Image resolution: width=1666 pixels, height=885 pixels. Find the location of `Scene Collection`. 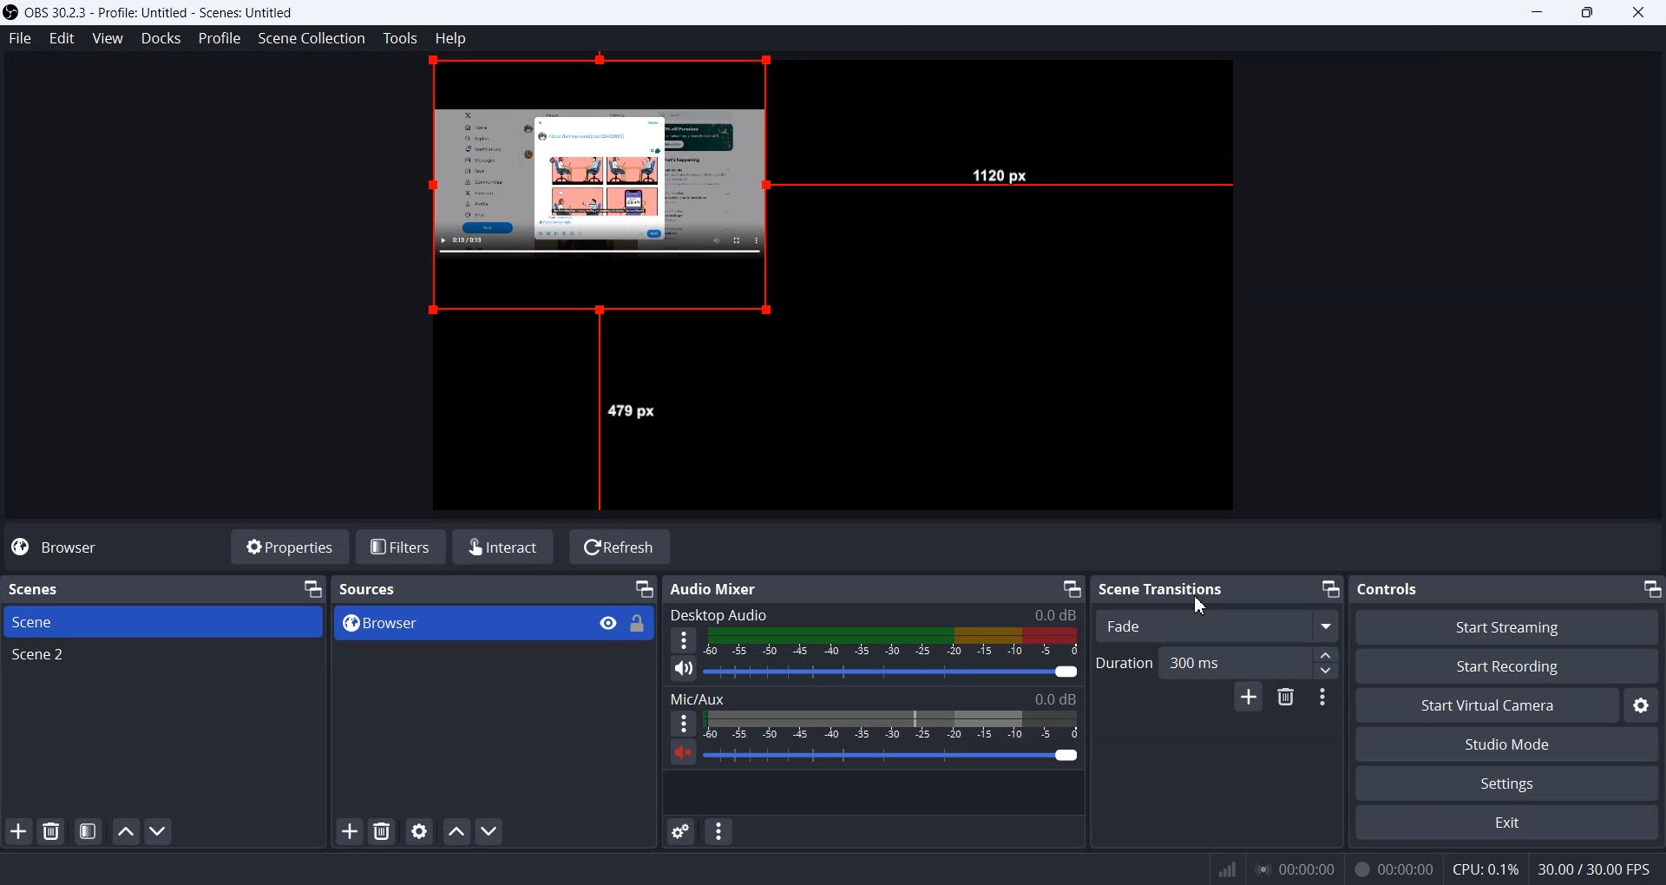

Scene Collection is located at coordinates (312, 39).